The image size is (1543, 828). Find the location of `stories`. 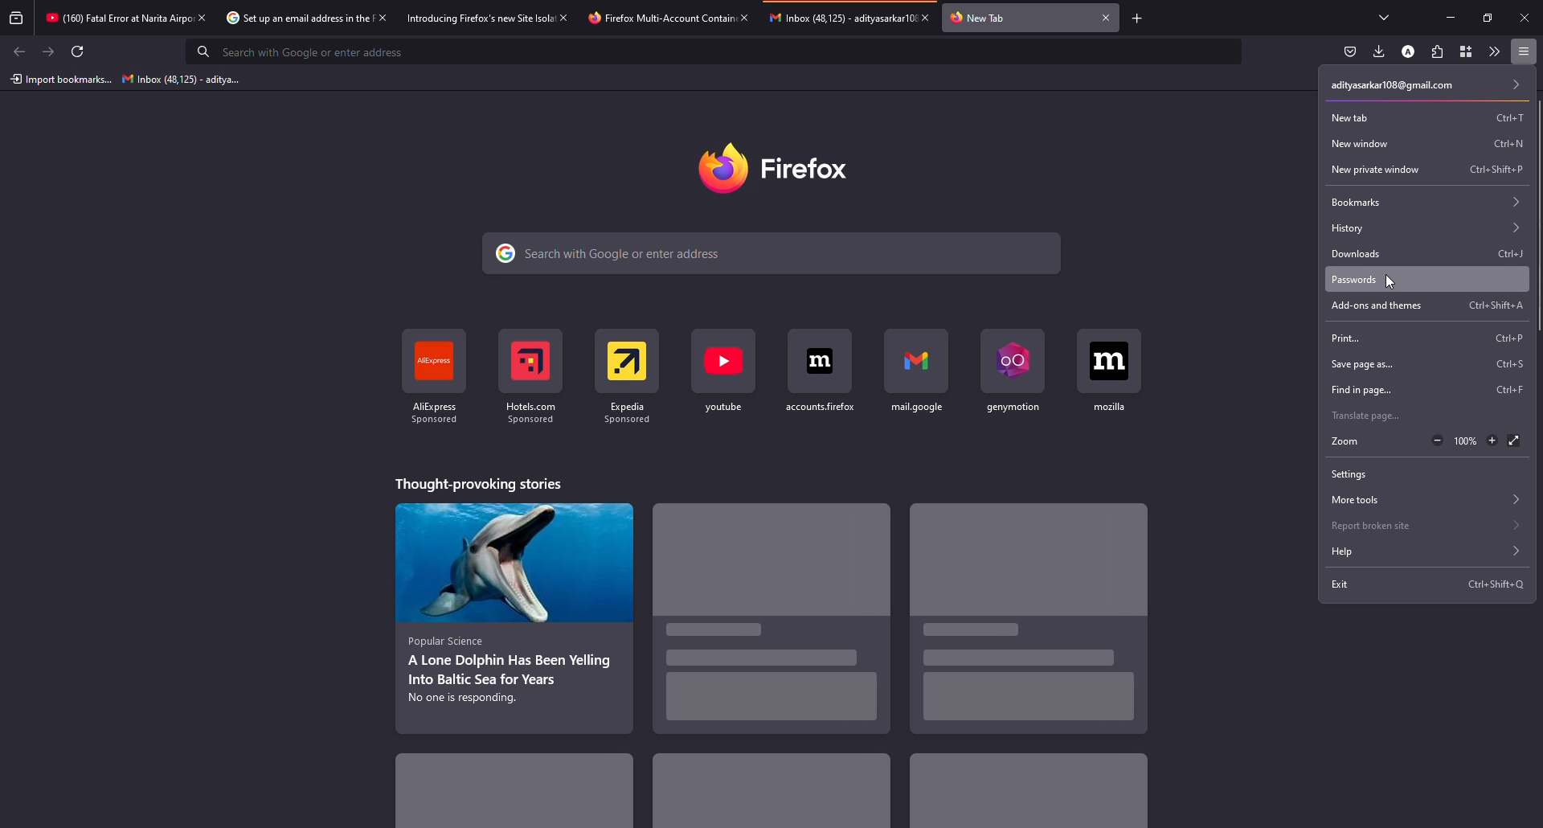

stories is located at coordinates (1013, 614).